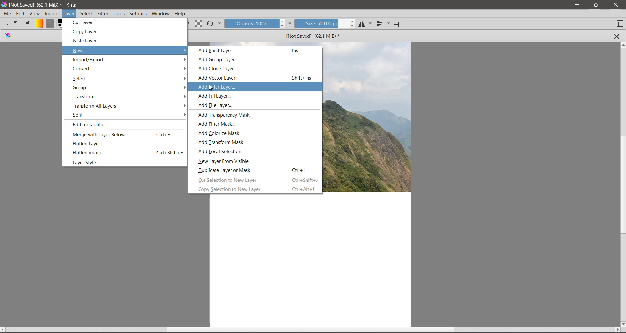 Image resolution: width=626 pixels, height=333 pixels. What do you see at coordinates (129, 97) in the screenshot?
I see `Transform` at bounding box center [129, 97].